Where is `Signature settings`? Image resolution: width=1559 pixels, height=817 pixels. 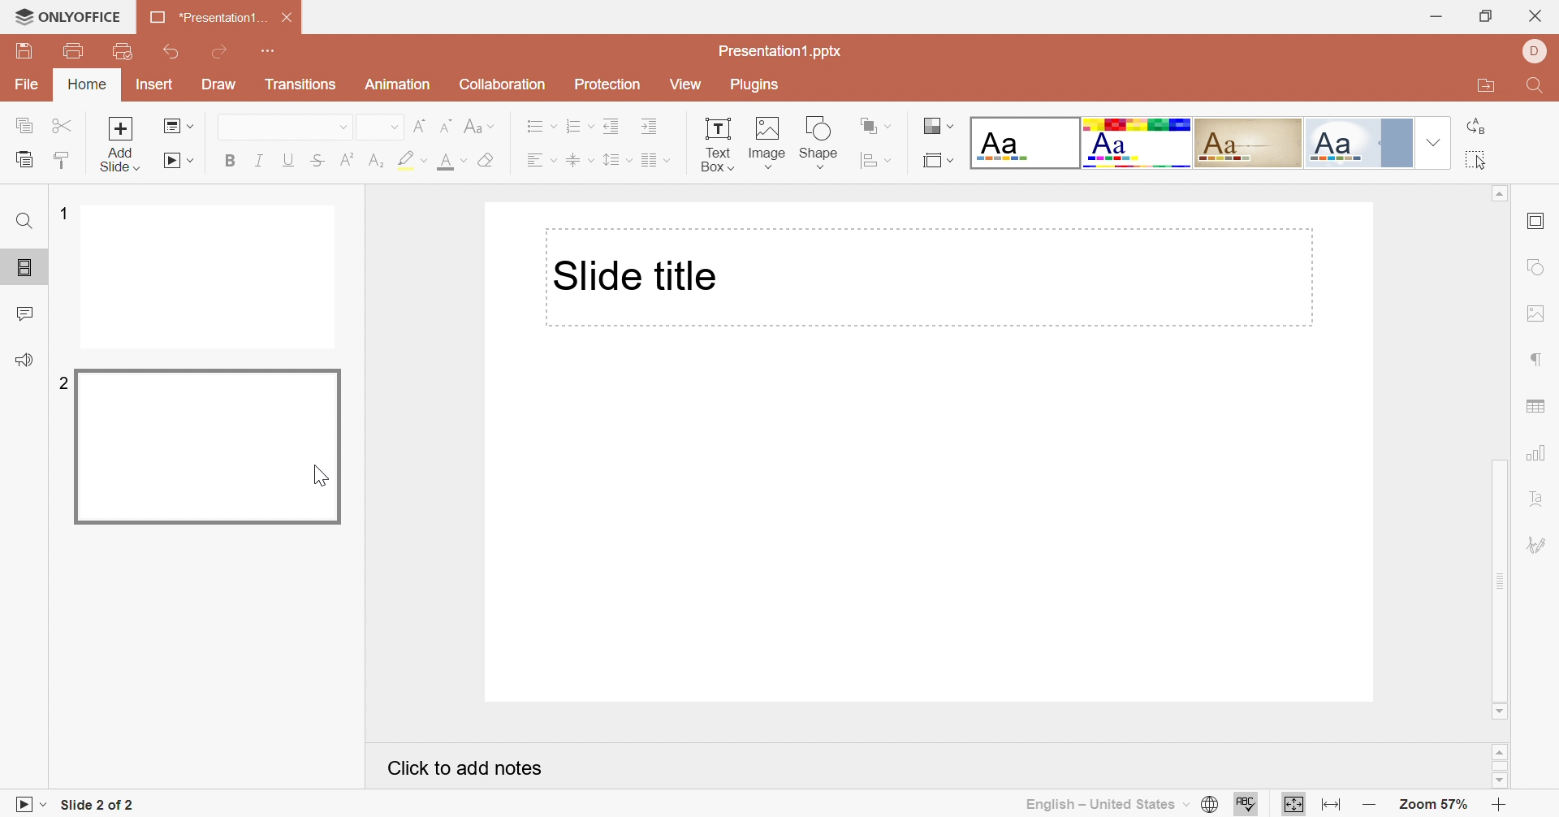
Signature settings is located at coordinates (1540, 544).